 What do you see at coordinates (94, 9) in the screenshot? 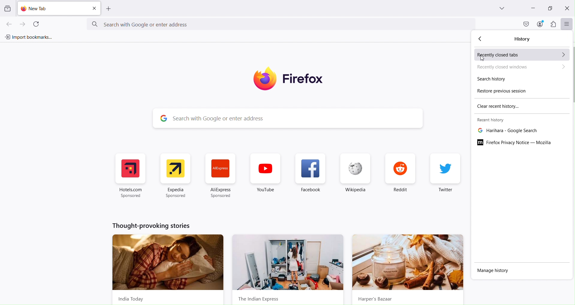
I see `close` at bounding box center [94, 9].